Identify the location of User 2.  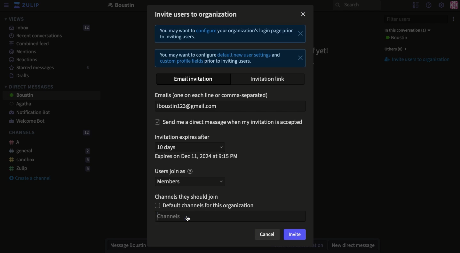
(21, 96).